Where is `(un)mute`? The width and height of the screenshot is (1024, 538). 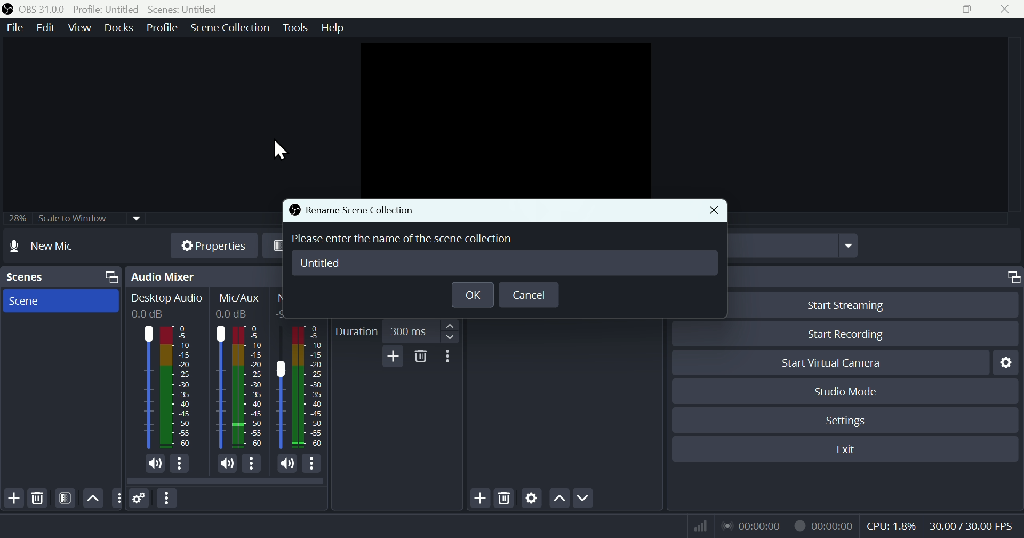 (un)mute is located at coordinates (226, 463).